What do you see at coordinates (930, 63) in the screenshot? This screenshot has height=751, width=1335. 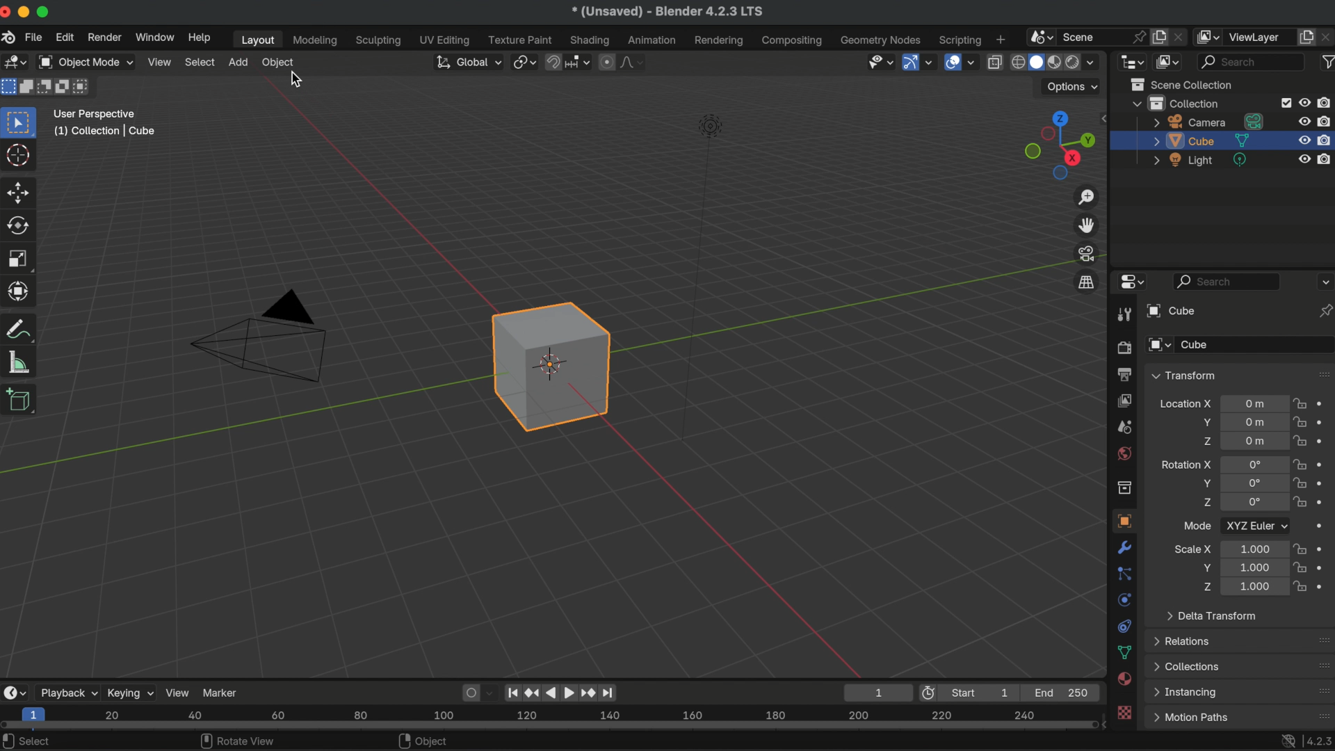 I see `gizmos` at bounding box center [930, 63].